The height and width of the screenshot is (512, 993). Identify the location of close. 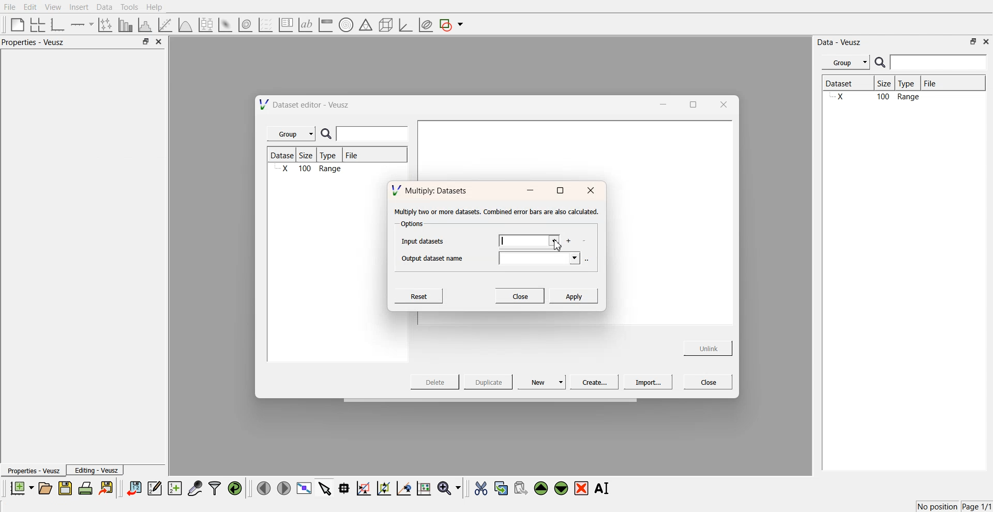
(986, 41).